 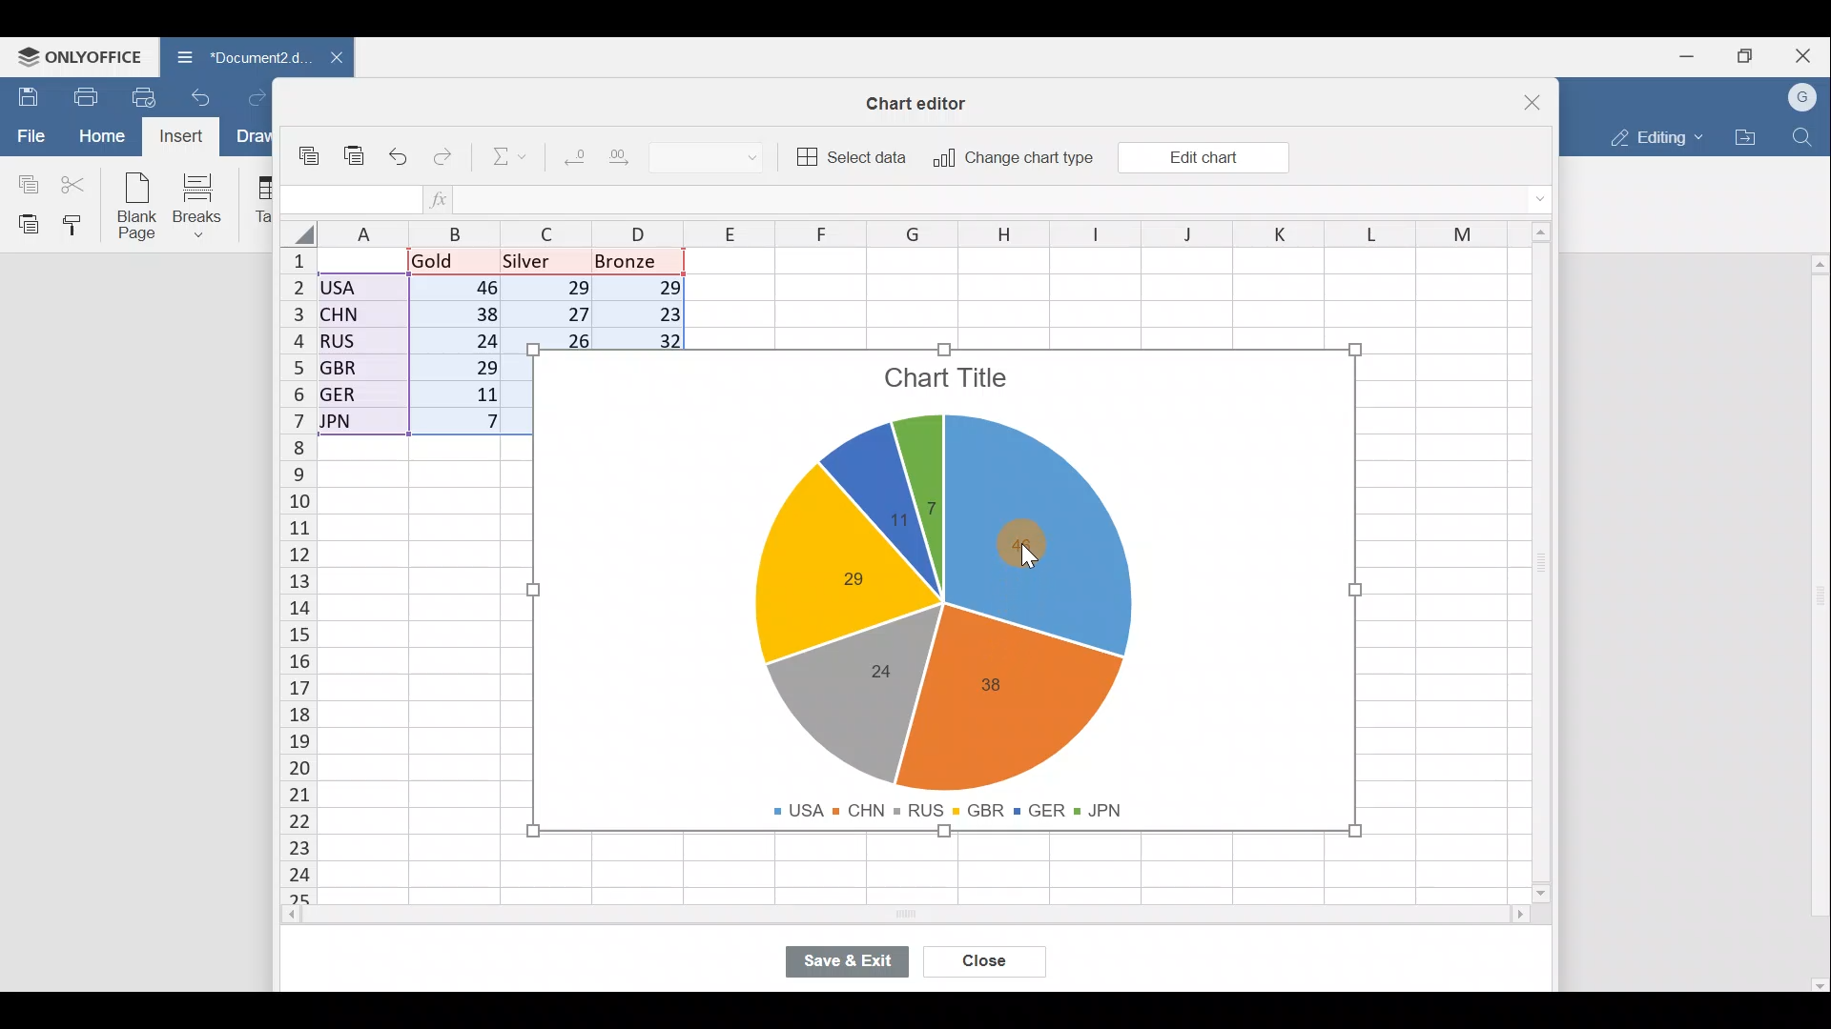 I want to click on Columns, so click(x=937, y=233).